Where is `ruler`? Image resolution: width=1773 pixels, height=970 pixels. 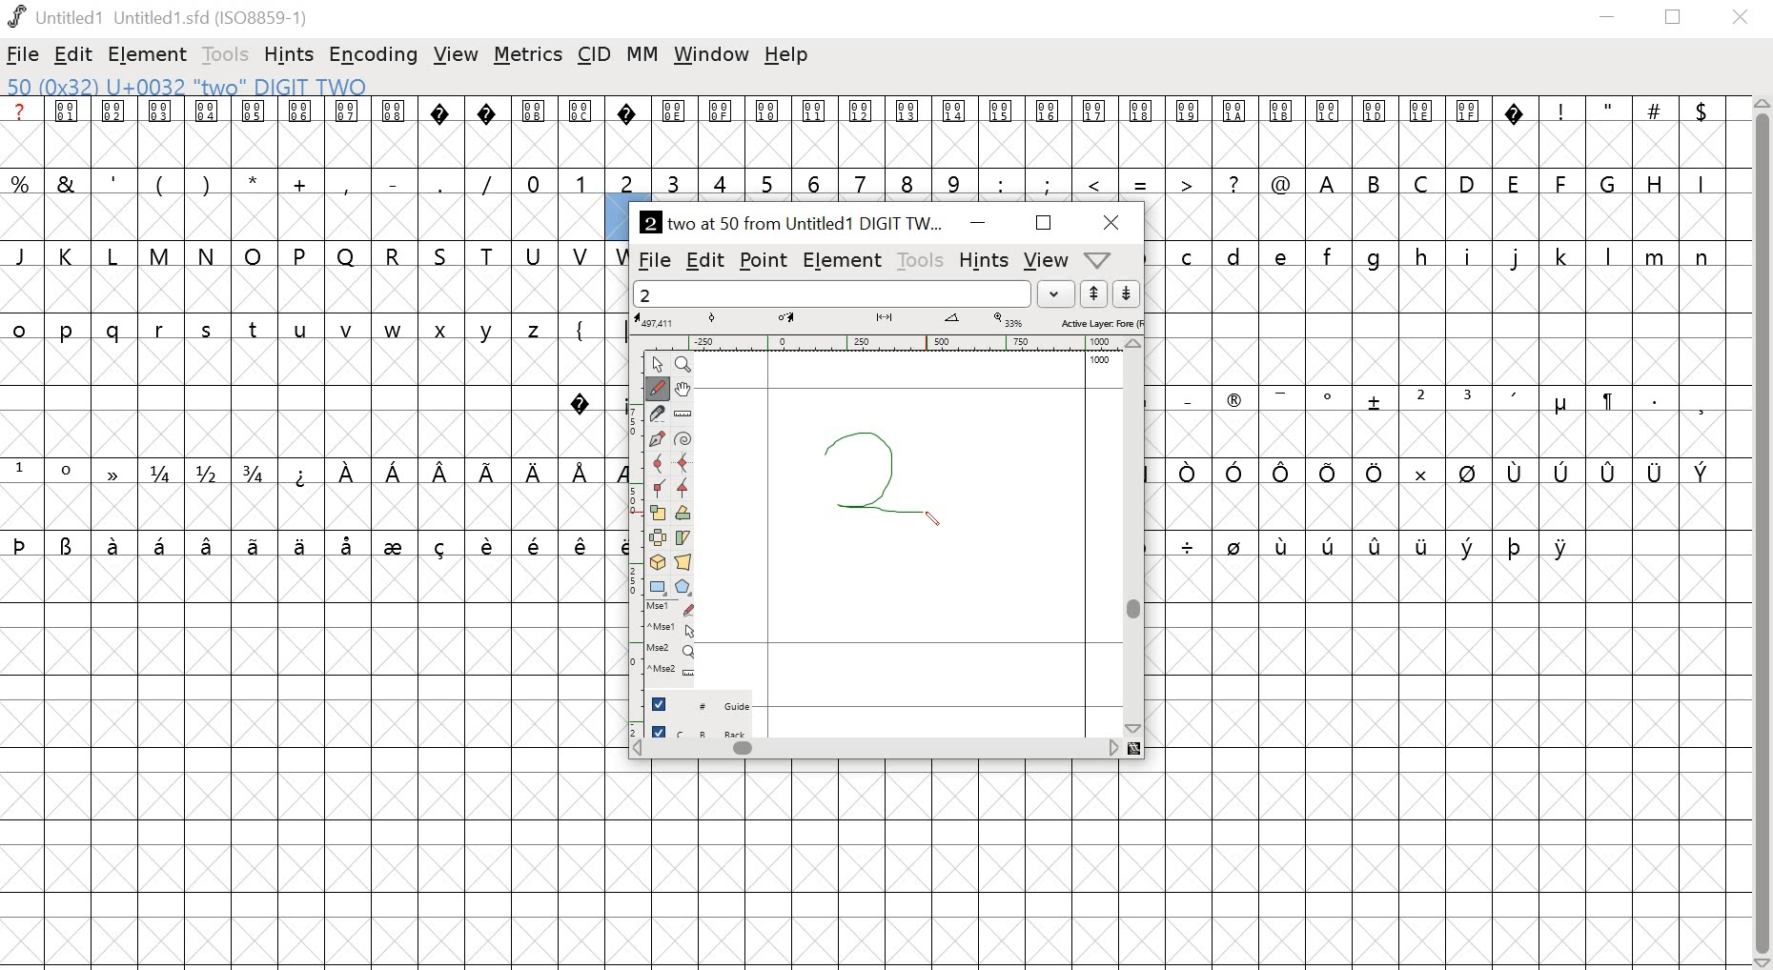 ruler is located at coordinates (682, 414).